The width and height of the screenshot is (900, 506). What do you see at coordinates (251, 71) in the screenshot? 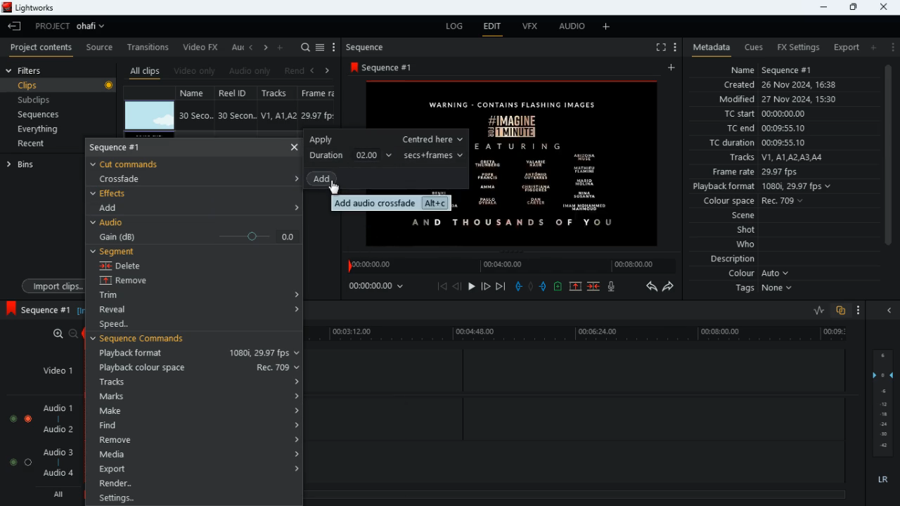
I see `audio only` at bounding box center [251, 71].